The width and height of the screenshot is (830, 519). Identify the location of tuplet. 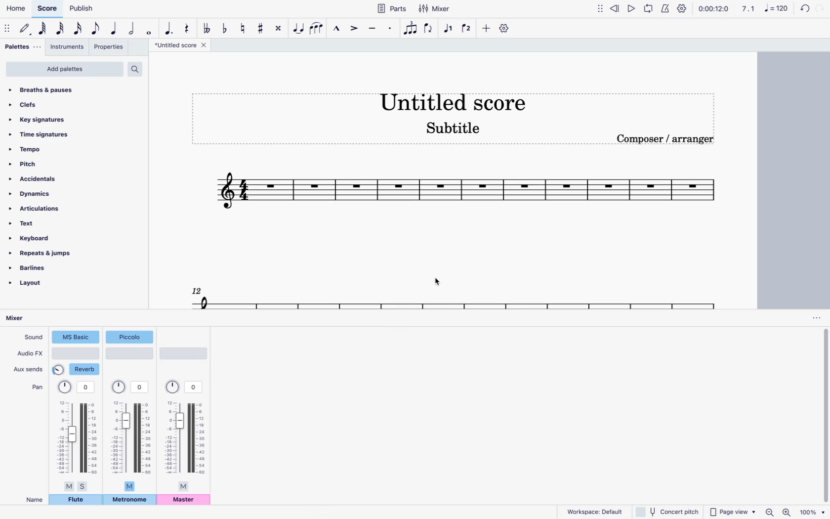
(410, 29).